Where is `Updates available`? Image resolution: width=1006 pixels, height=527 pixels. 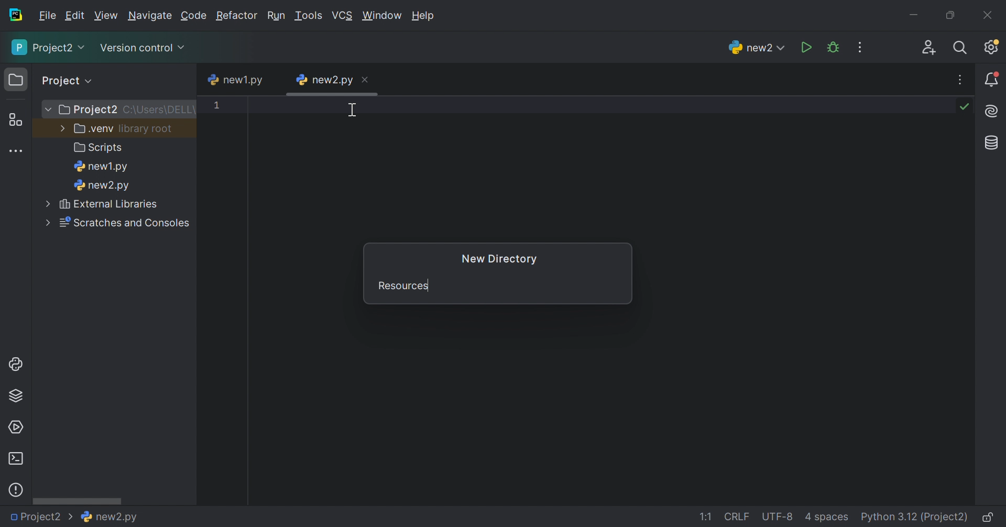 Updates available is located at coordinates (990, 48).